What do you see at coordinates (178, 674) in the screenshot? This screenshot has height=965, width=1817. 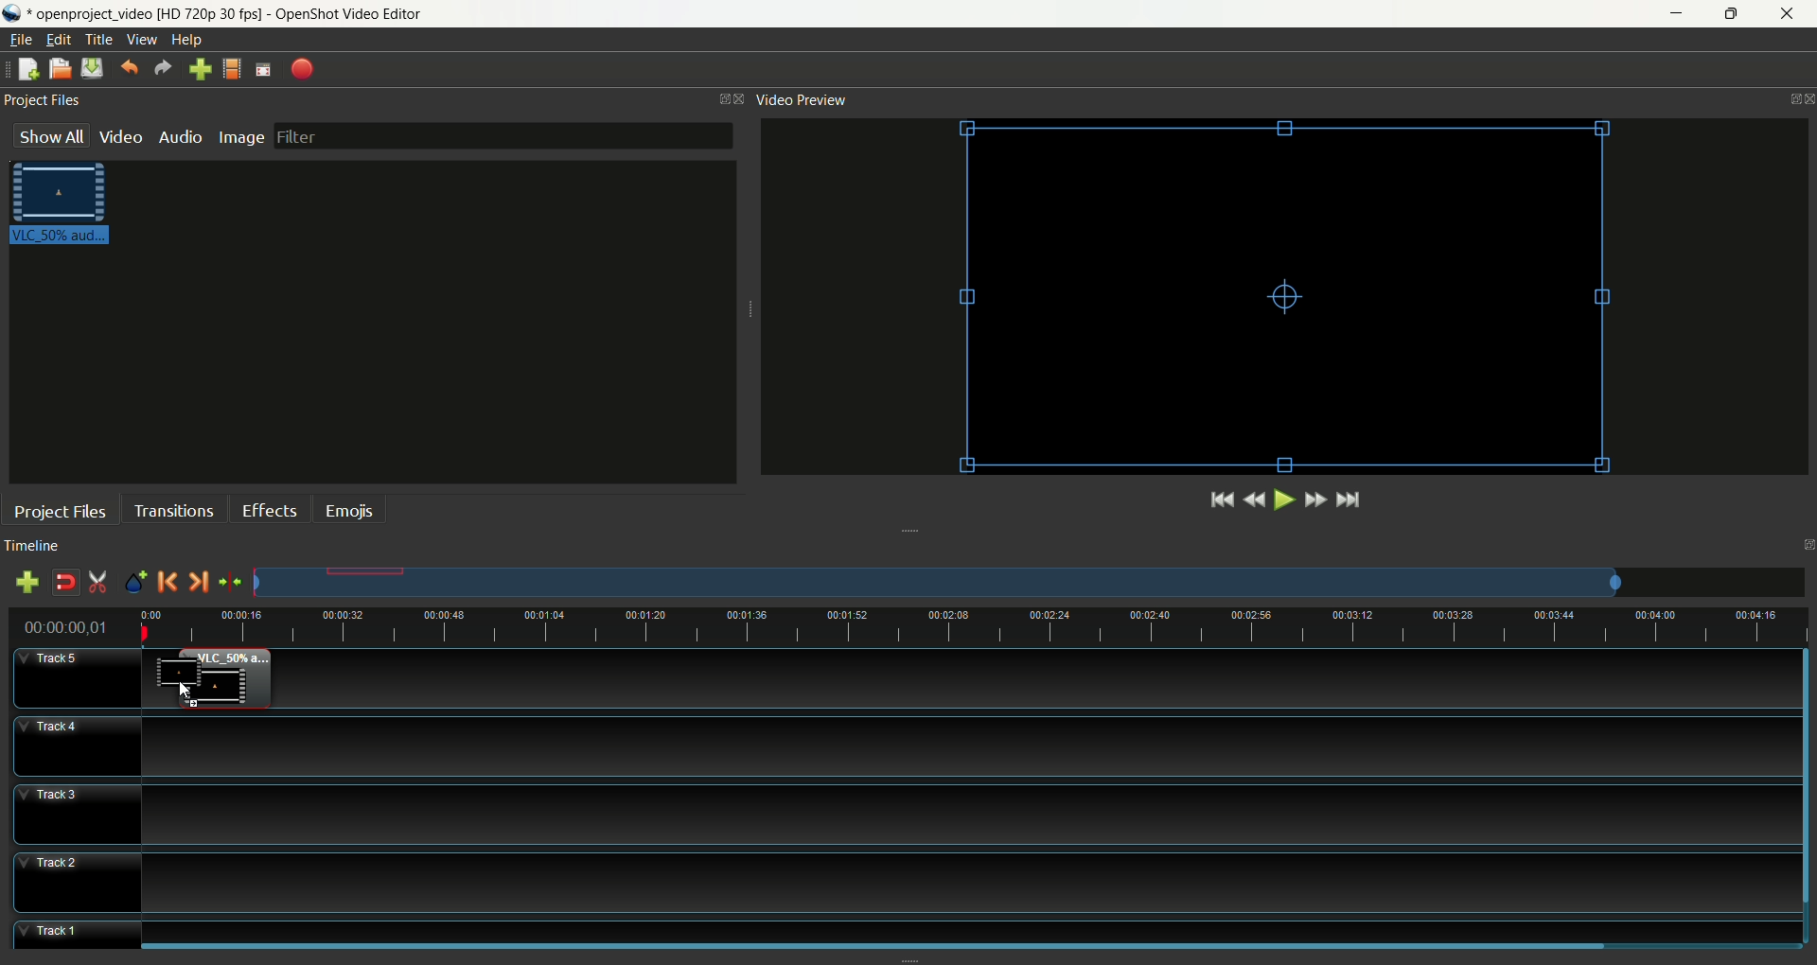 I see `video clip` at bounding box center [178, 674].